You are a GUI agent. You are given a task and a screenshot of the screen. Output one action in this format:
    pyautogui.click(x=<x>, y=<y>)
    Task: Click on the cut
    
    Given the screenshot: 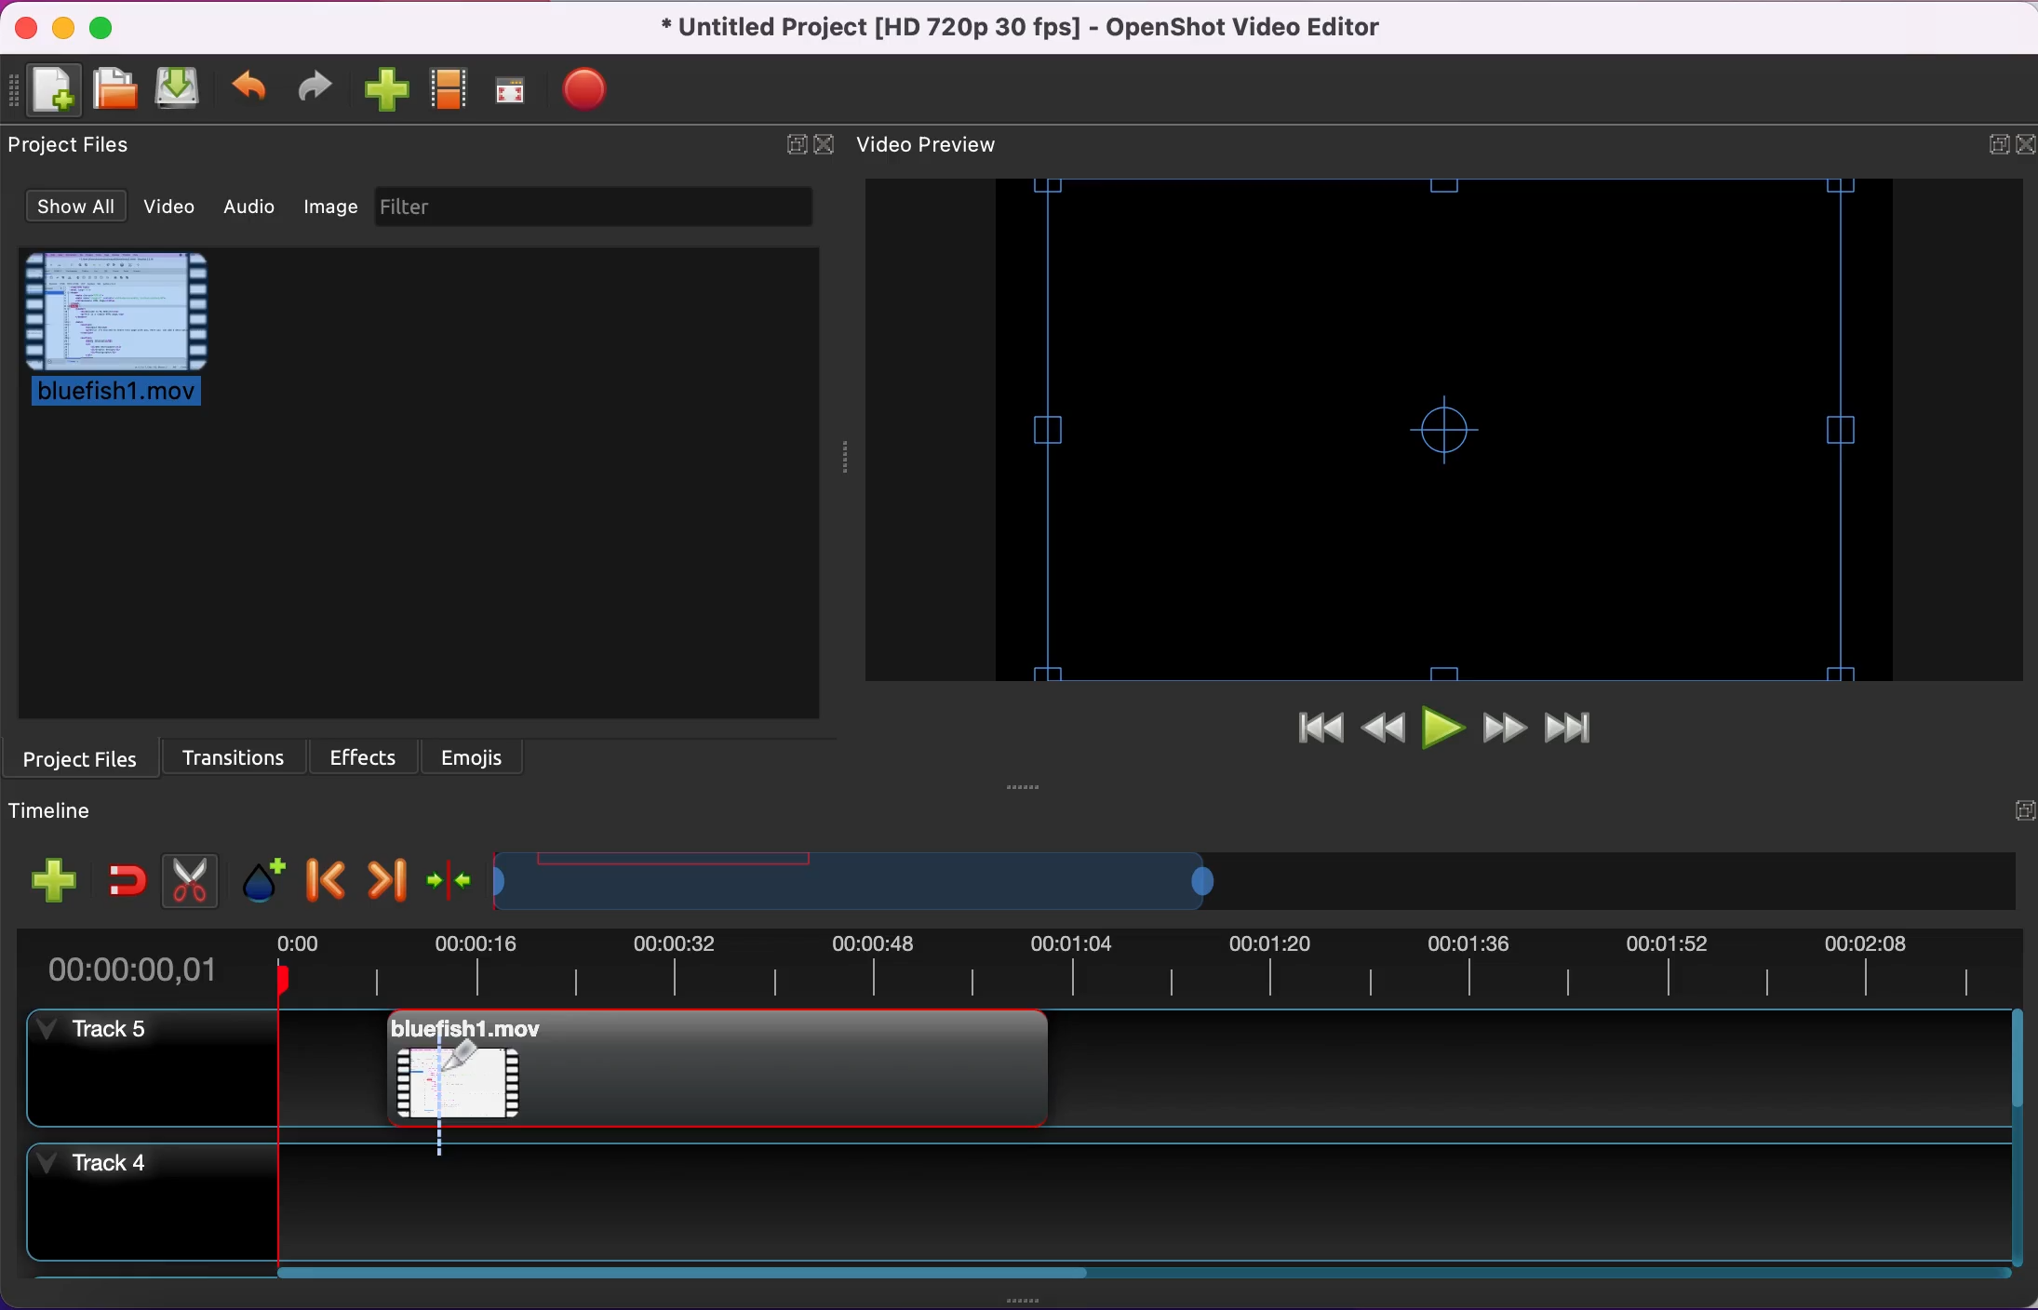 What is the action you would take?
    pyautogui.click(x=469, y=1070)
    